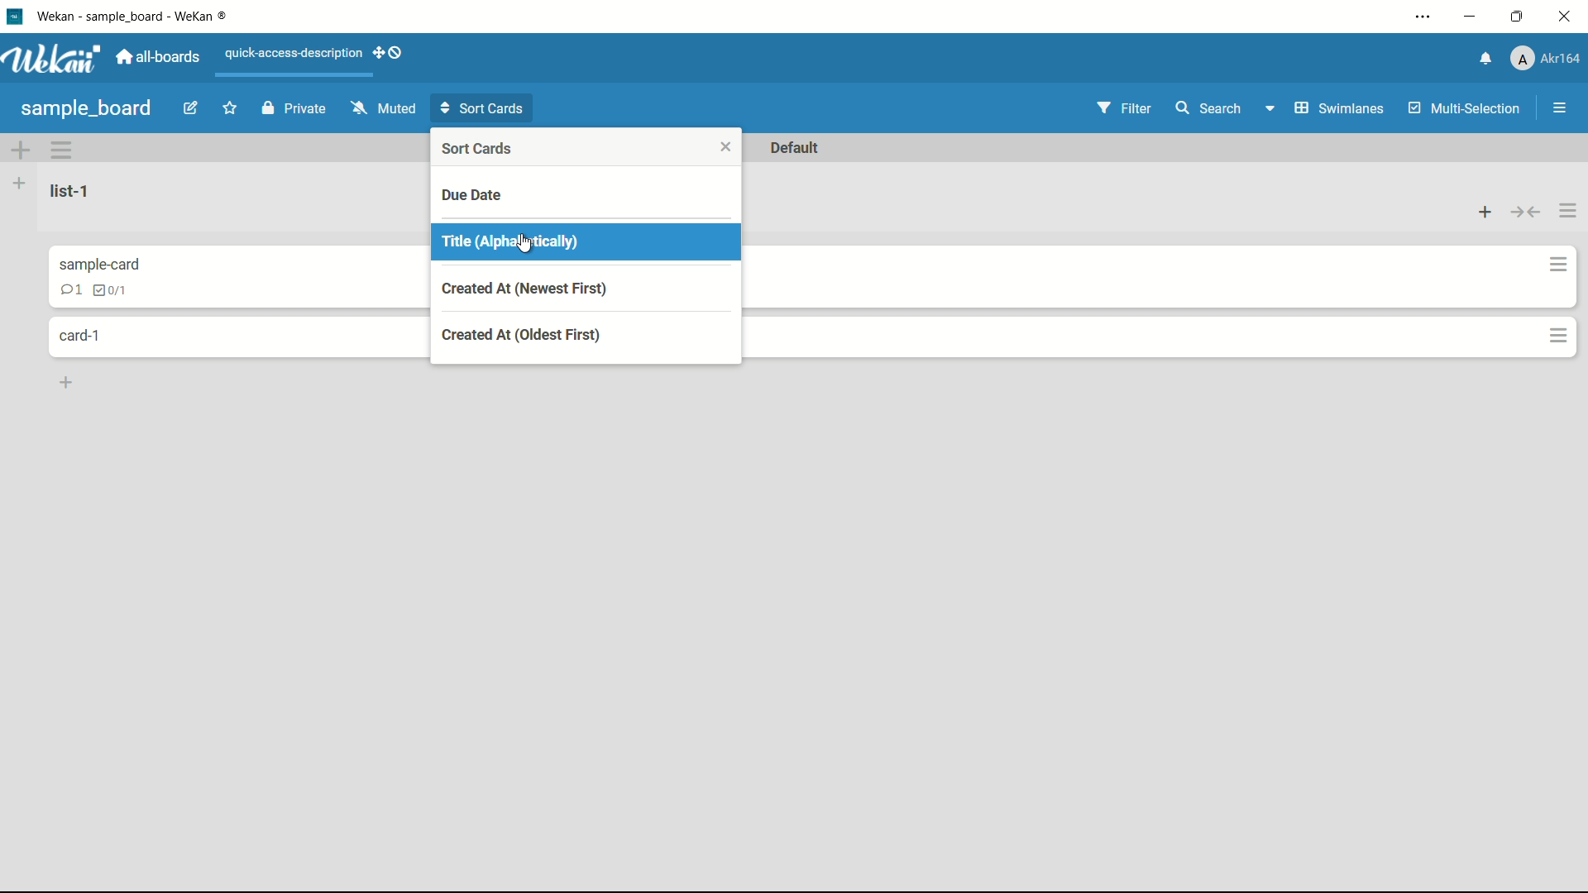  What do you see at coordinates (512, 243) in the screenshot?
I see `title alphabetically` at bounding box center [512, 243].